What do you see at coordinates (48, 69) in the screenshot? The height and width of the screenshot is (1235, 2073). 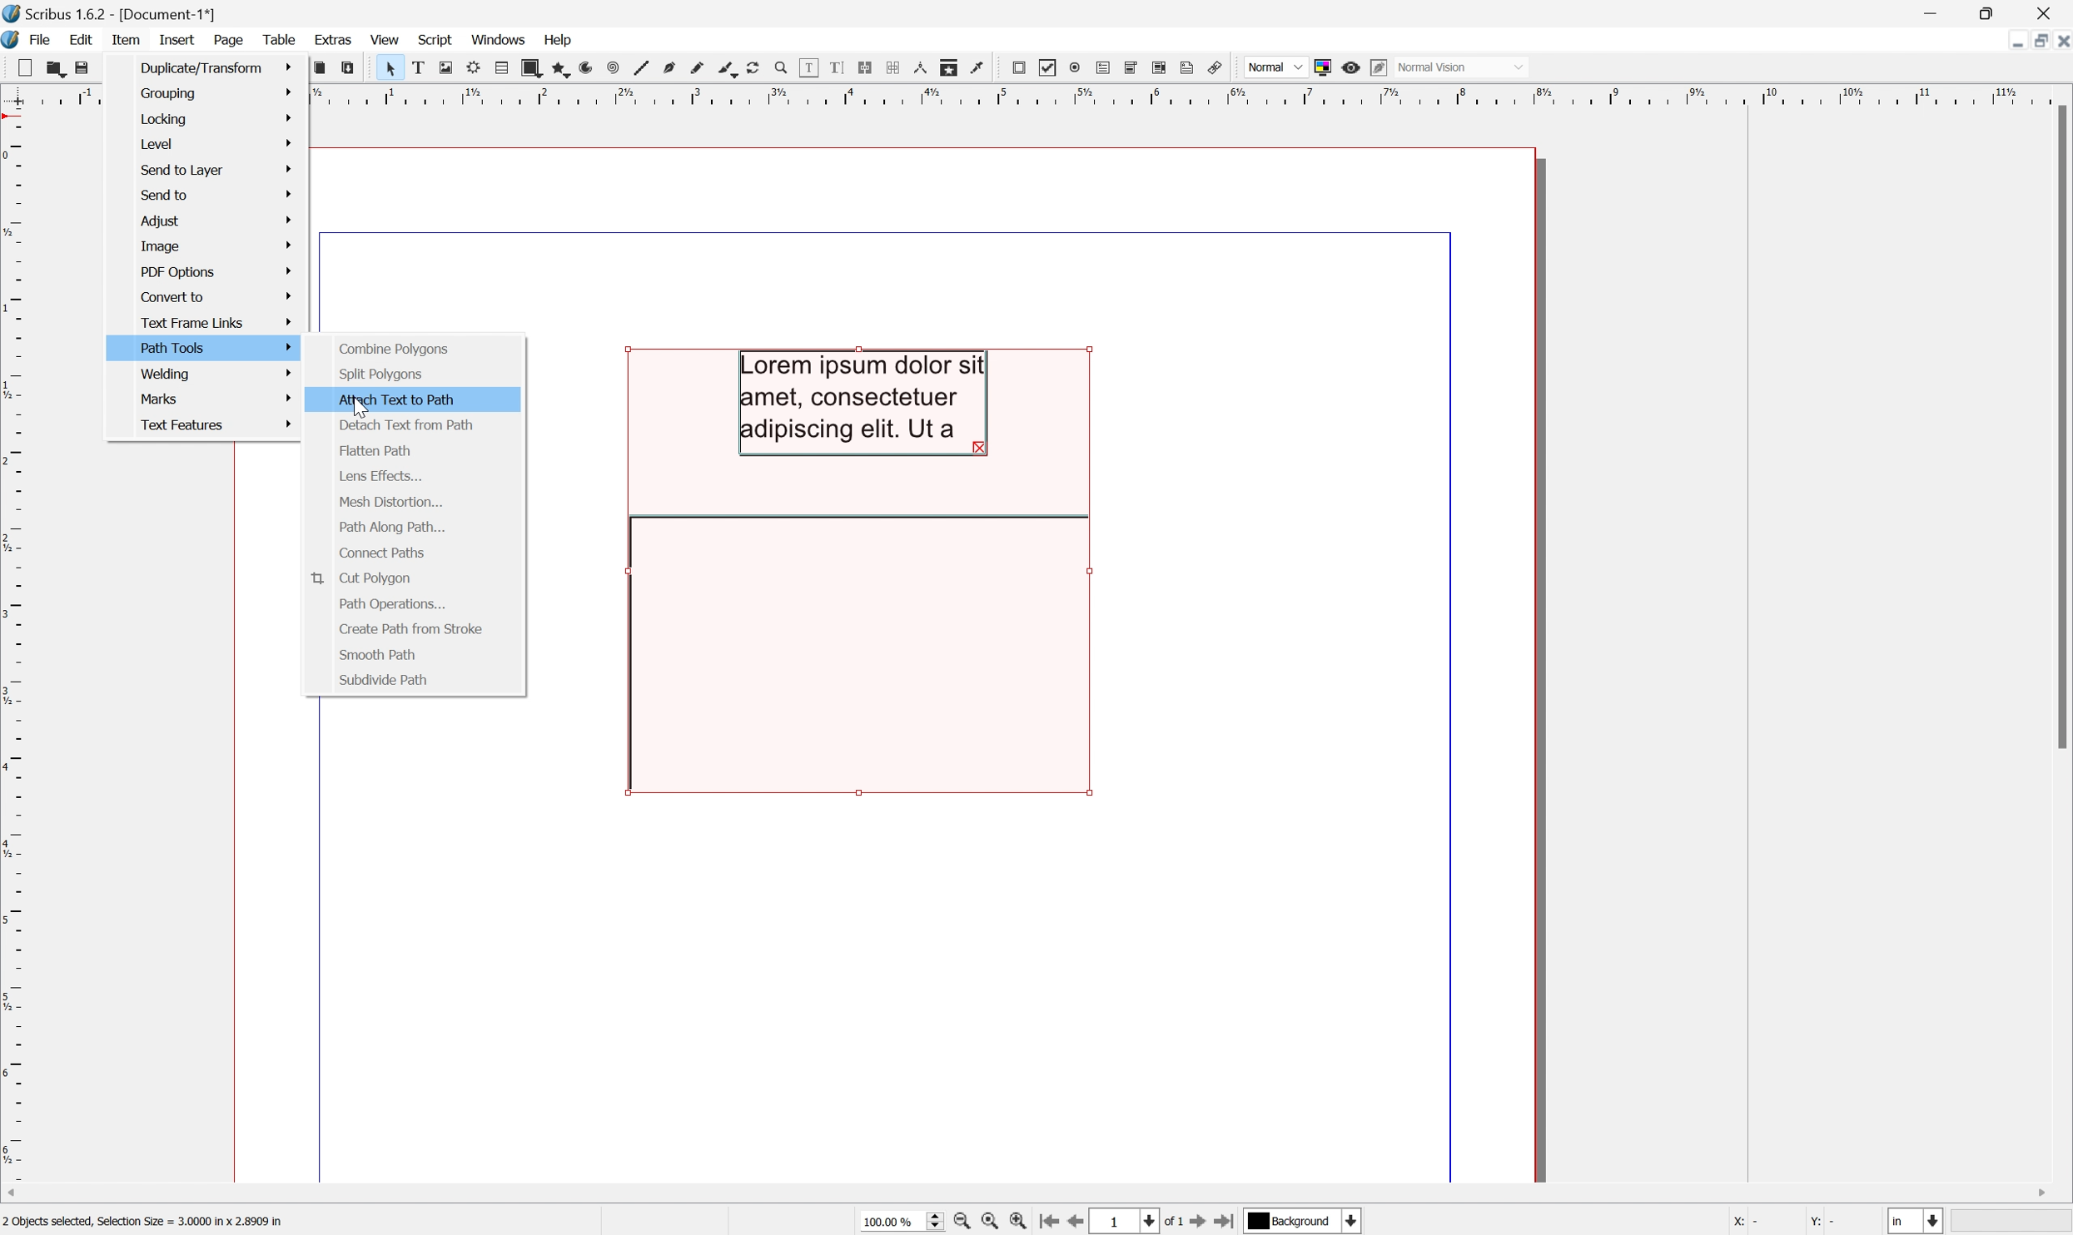 I see `Open` at bounding box center [48, 69].